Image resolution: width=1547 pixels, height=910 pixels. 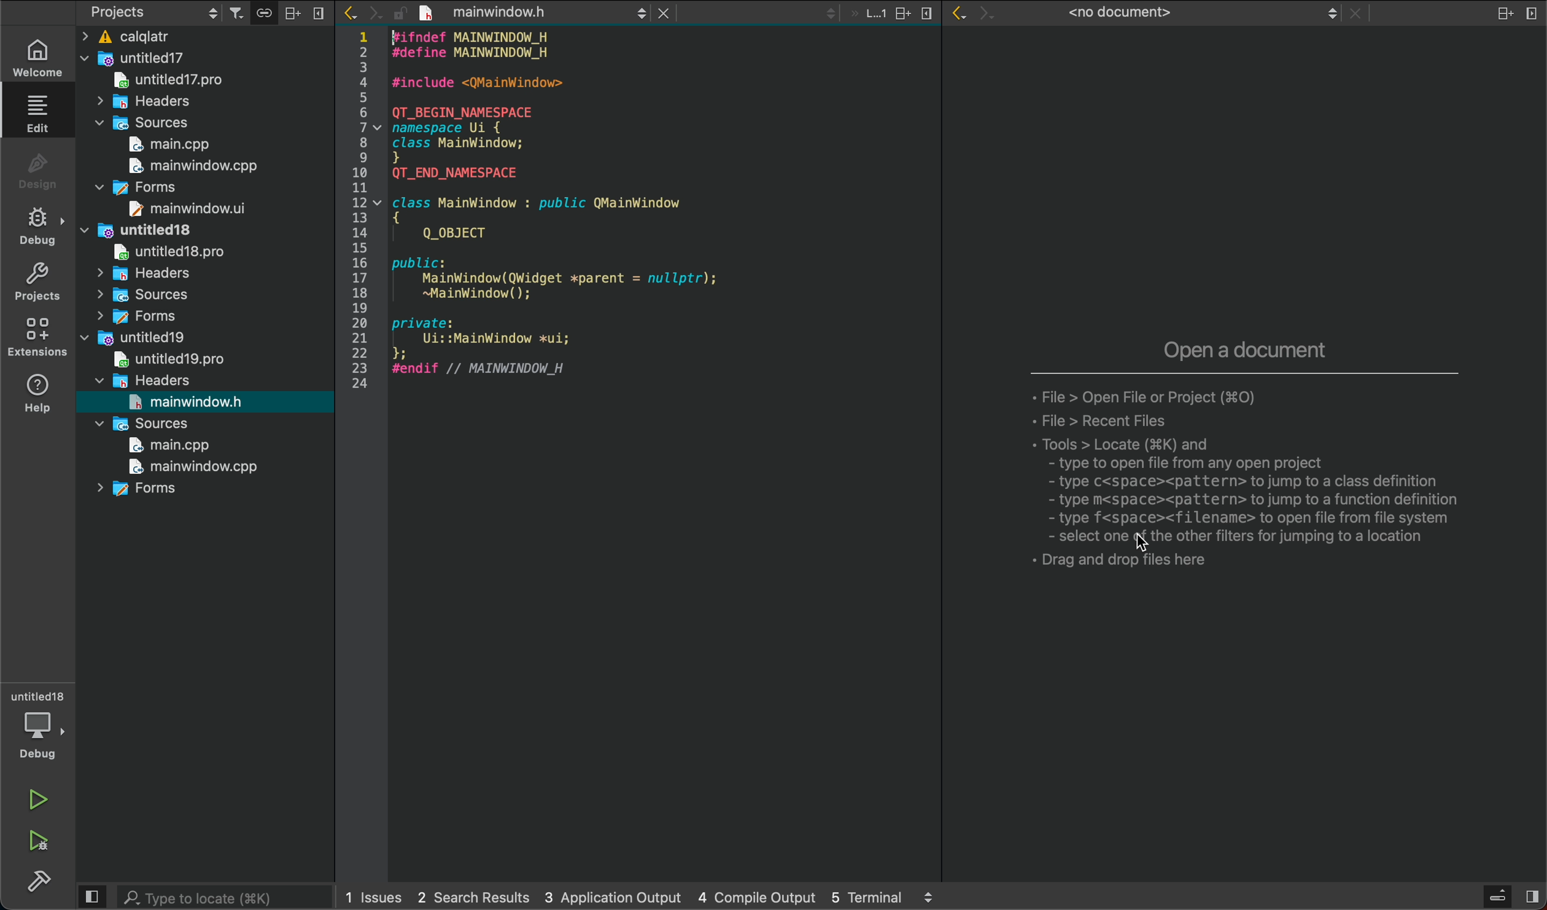 What do you see at coordinates (152, 381) in the screenshot?
I see `headers` at bounding box center [152, 381].